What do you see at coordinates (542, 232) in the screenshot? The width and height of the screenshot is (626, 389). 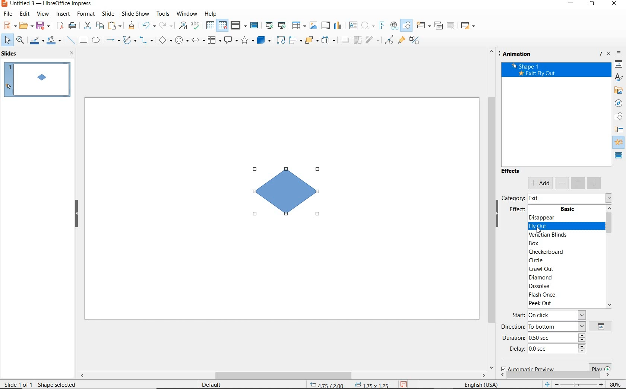 I see `cursor` at bounding box center [542, 232].